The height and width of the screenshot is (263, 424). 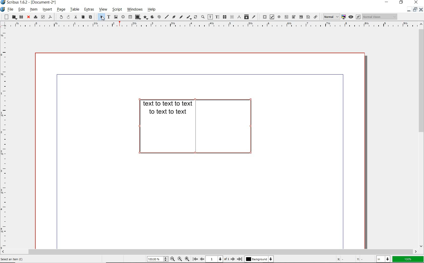 I want to click on pdf radio button, so click(x=279, y=17).